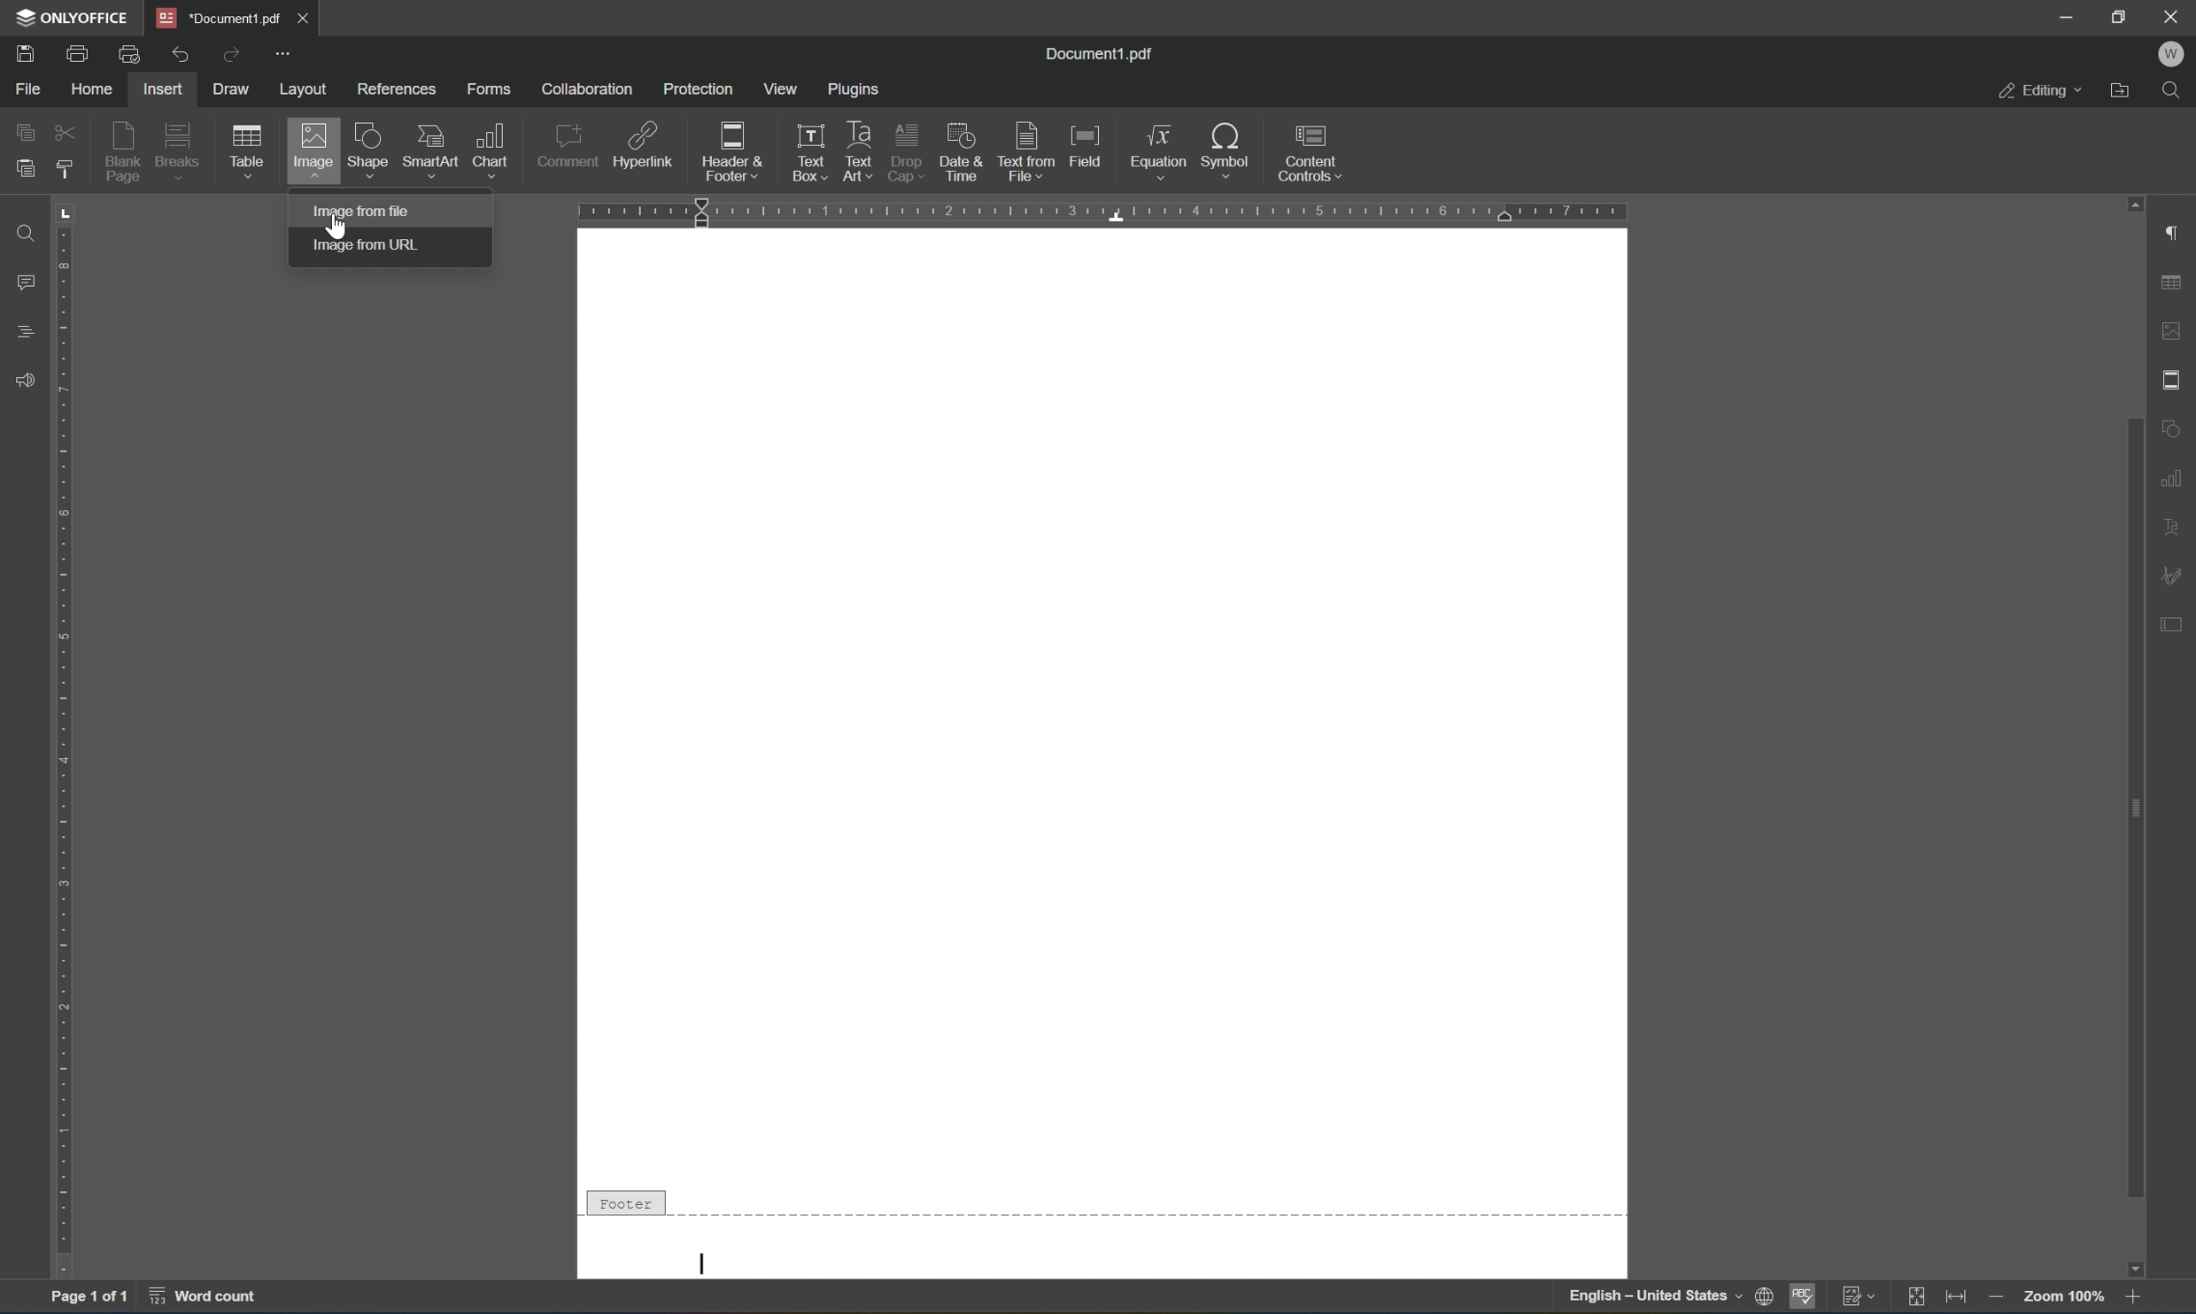 The height and width of the screenshot is (1314, 2196). What do you see at coordinates (1857, 1297) in the screenshot?
I see `track changes` at bounding box center [1857, 1297].